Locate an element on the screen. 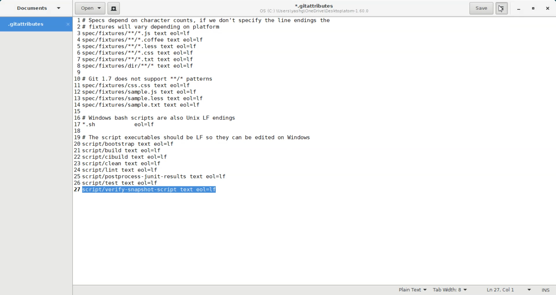 This screenshot has width=556, height=295. script/verify-snapshot-script text eol=lf (selected) is located at coordinates (152, 190).